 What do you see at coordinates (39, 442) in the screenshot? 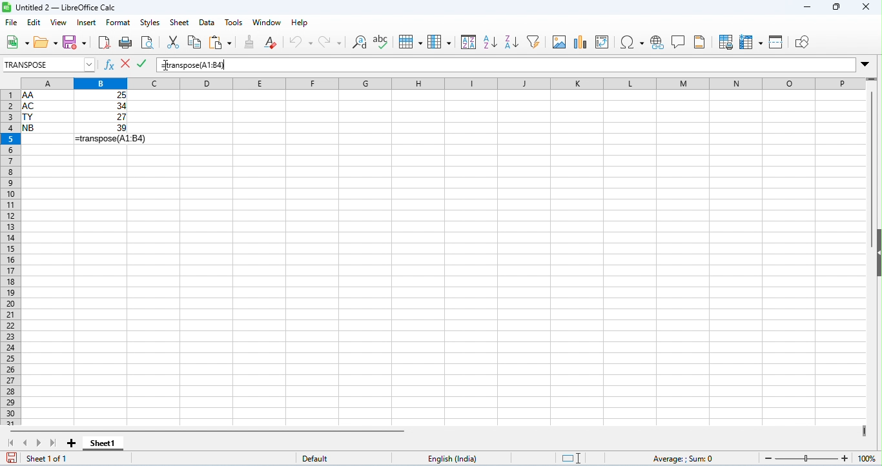
I see `next` at bounding box center [39, 442].